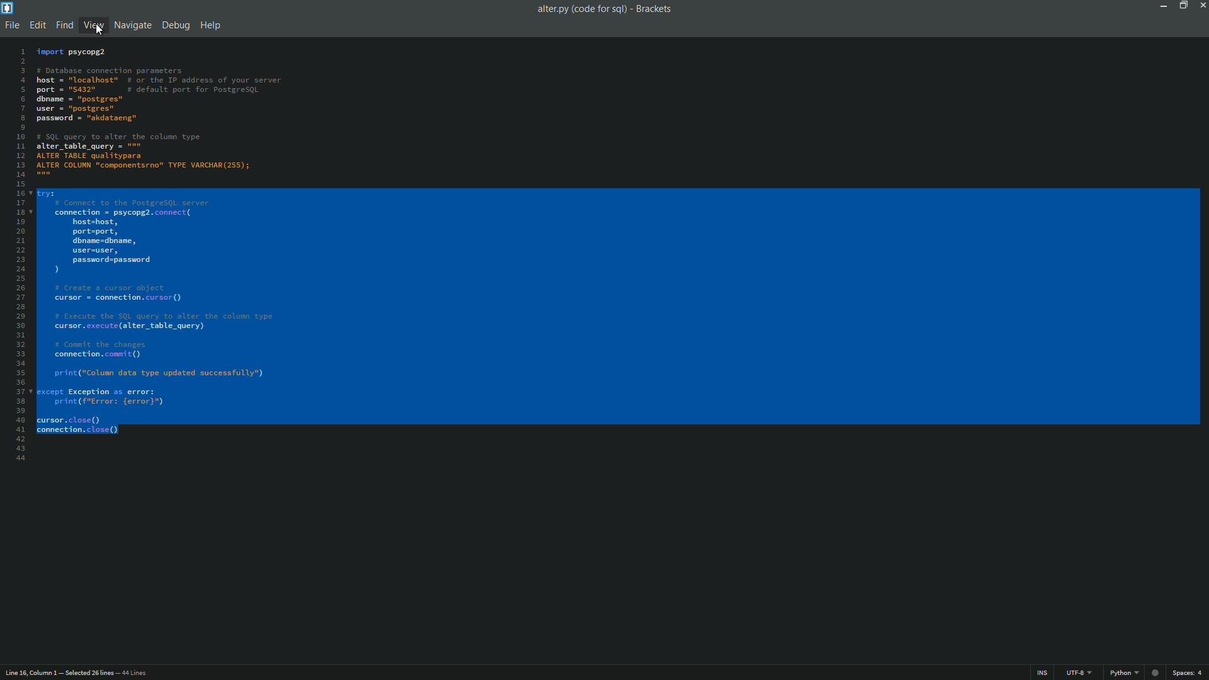 The width and height of the screenshot is (1209, 680). Describe the element at coordinates (656, 9) in the screenshot. I see `app name` at that location.